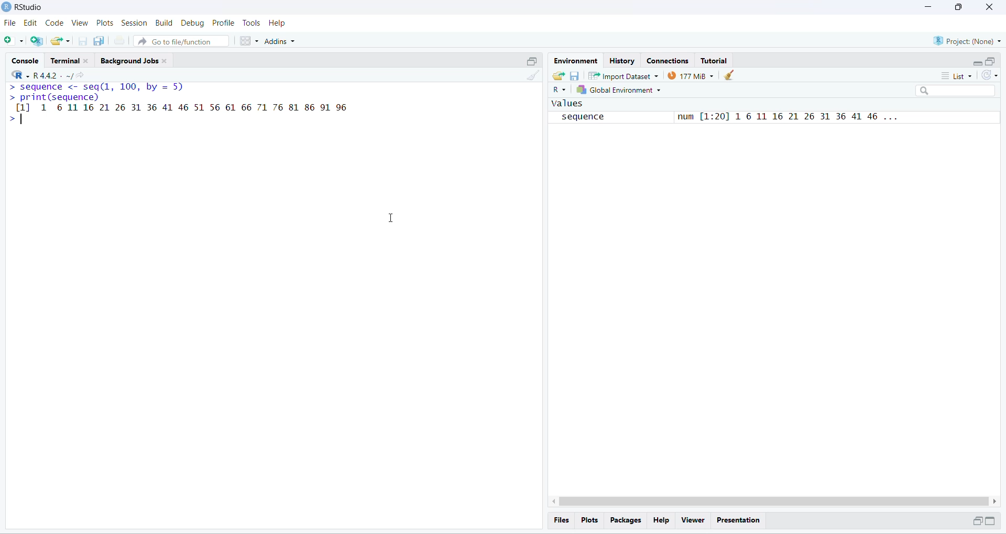 The width and height of the screenshot is (1006, 534). What do you see at coordinates (662, 520) in the screenshot?
I see `help` at bounding box center [662, 520].